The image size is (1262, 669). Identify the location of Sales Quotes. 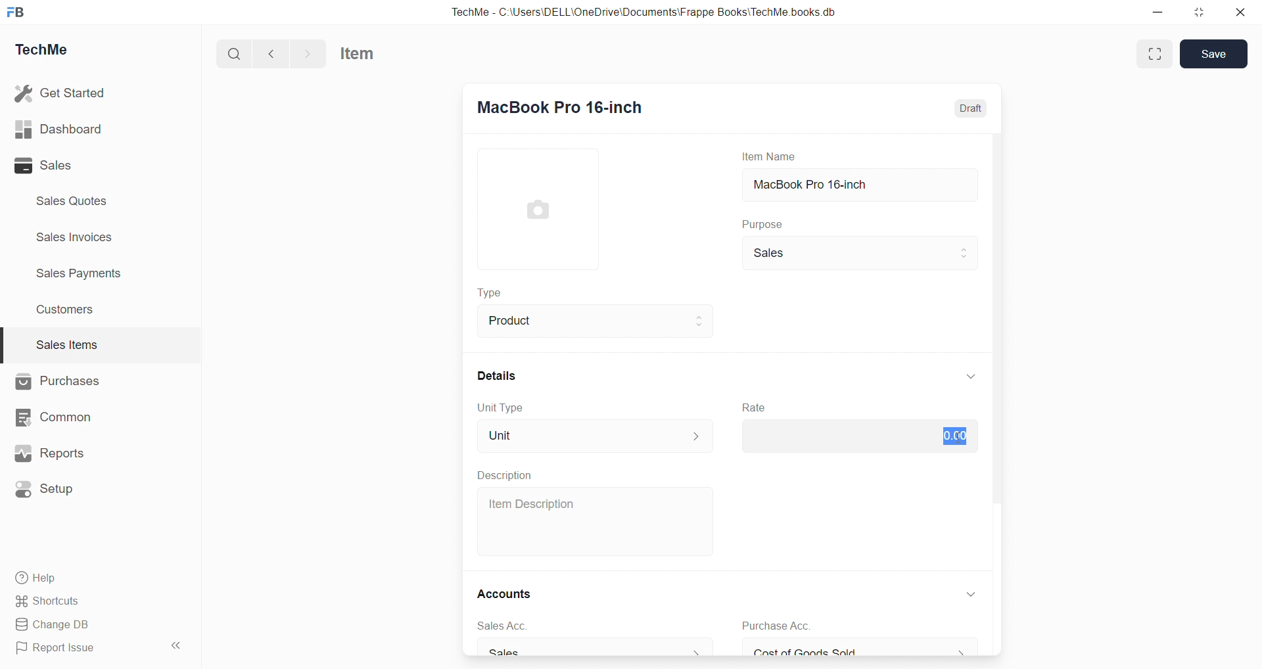
(73, 200).